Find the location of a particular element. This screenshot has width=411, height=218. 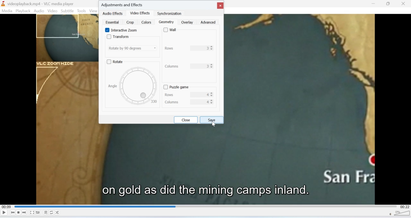

Adjustments and effects is located at coordinates (123, 4).